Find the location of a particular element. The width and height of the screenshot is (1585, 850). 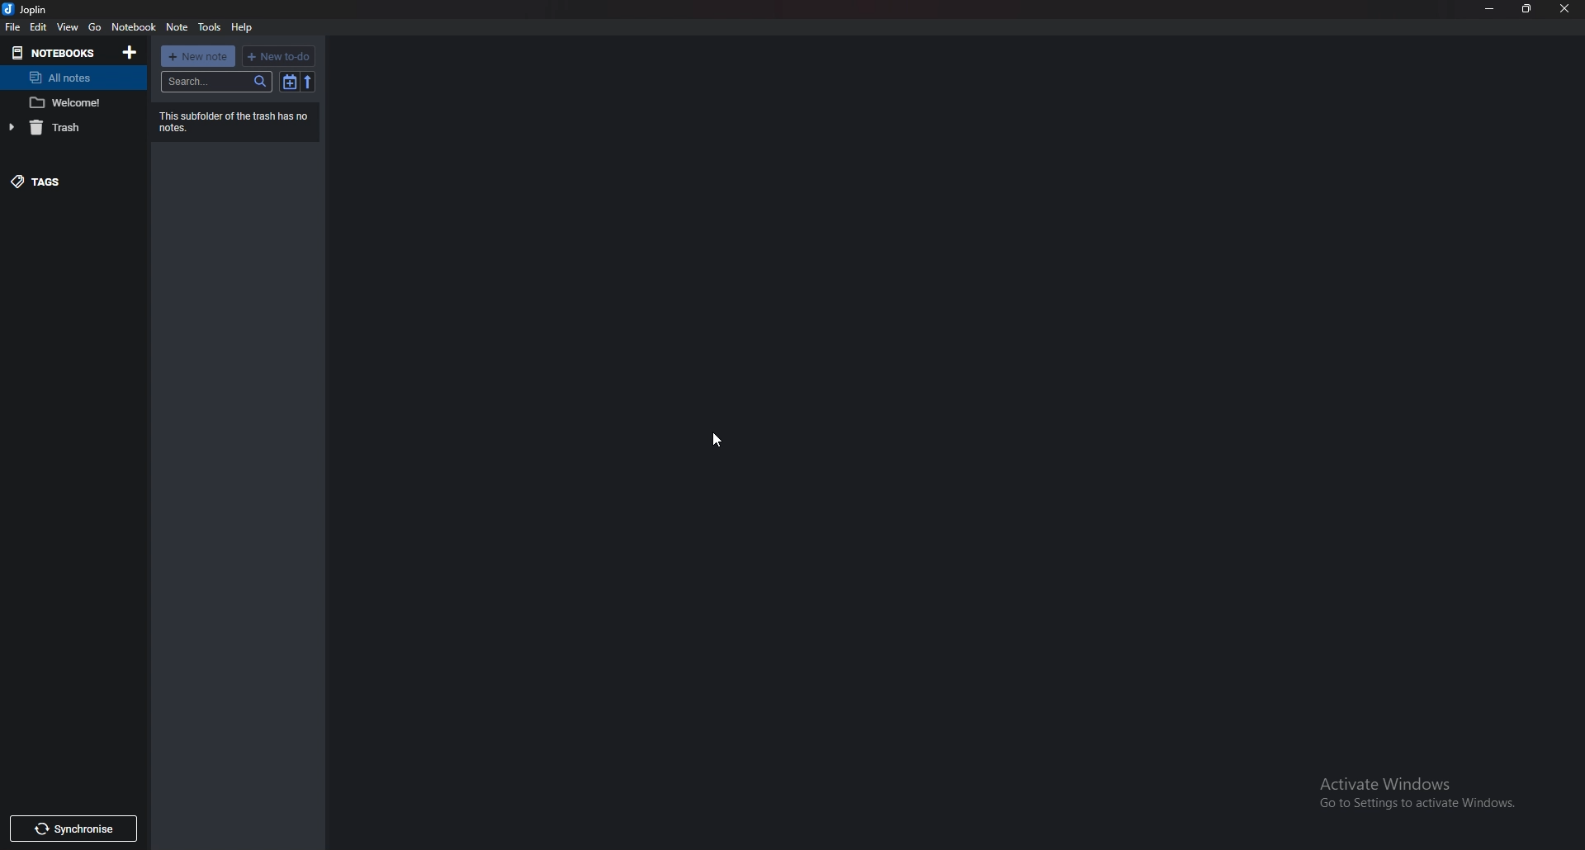

All notes is located at coordinates (70, 77).